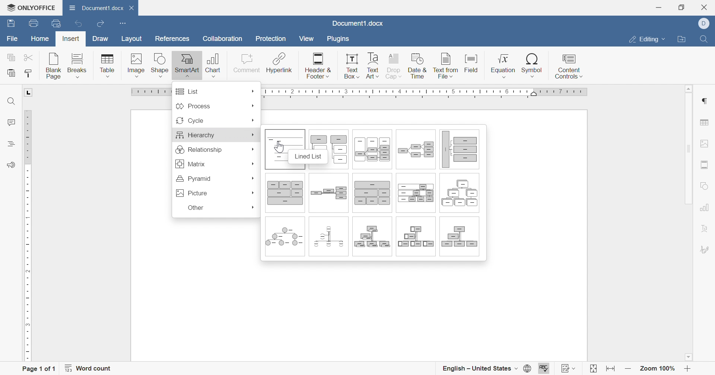 Image resolution: width=715 pixels, height=375 pixels. Describe the element at coordinates (503, 66) in the screenshot. I see `Equation` at that location.